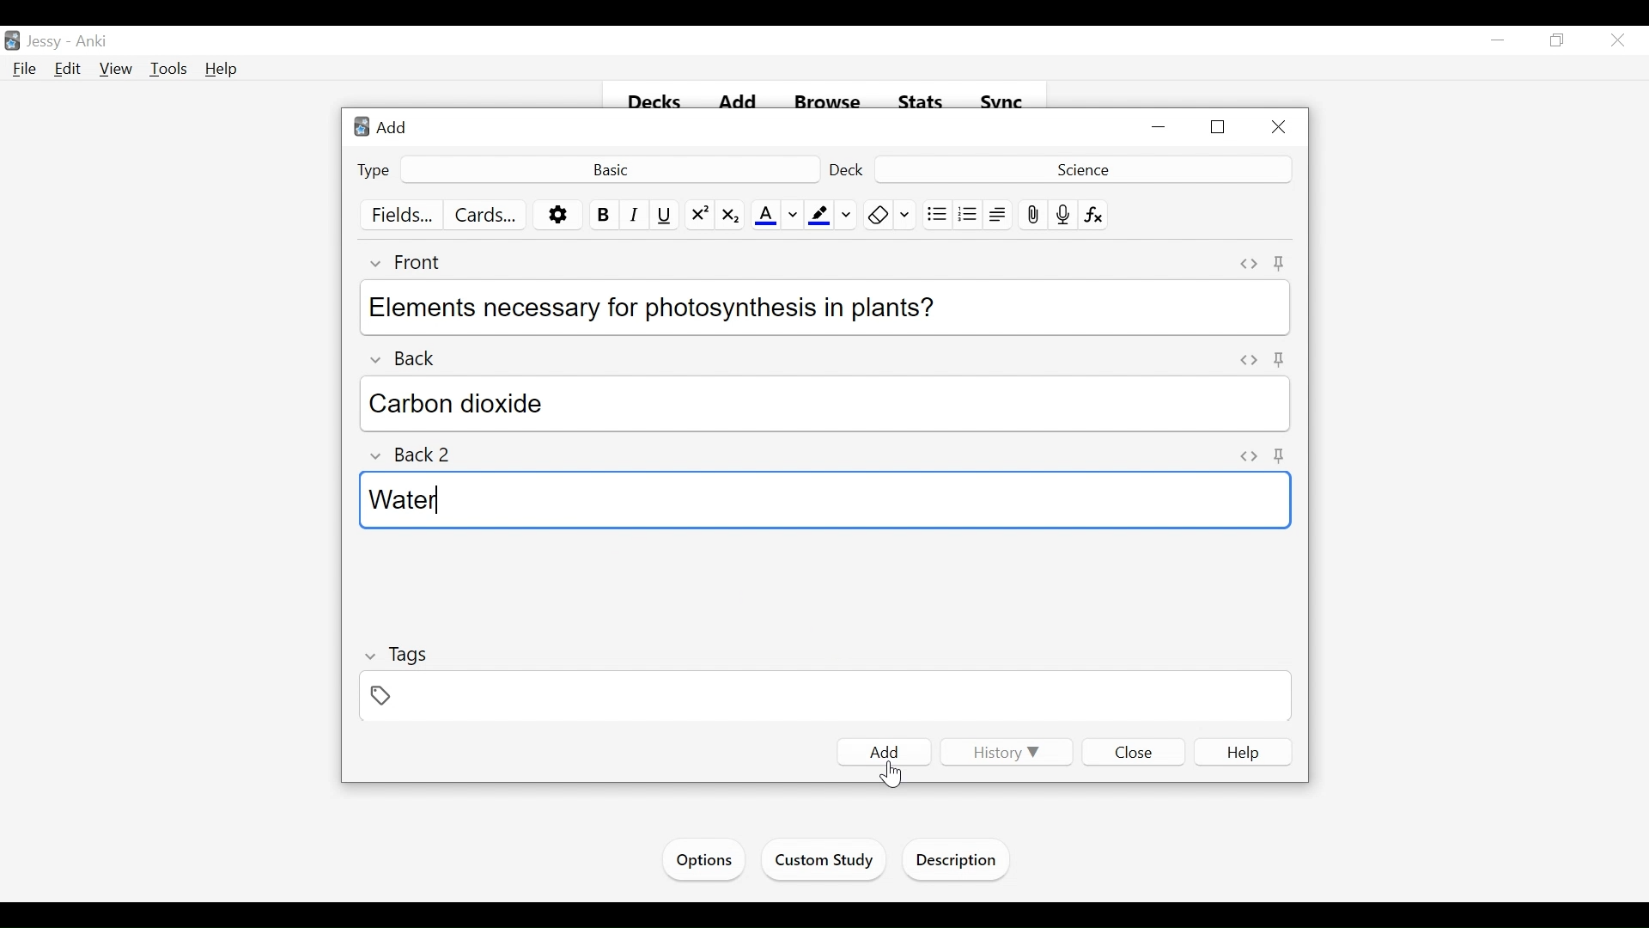 Image resolution: width=1649 pixels, height=928 pixels. I want to click on Unordered list, so click(936, 215).